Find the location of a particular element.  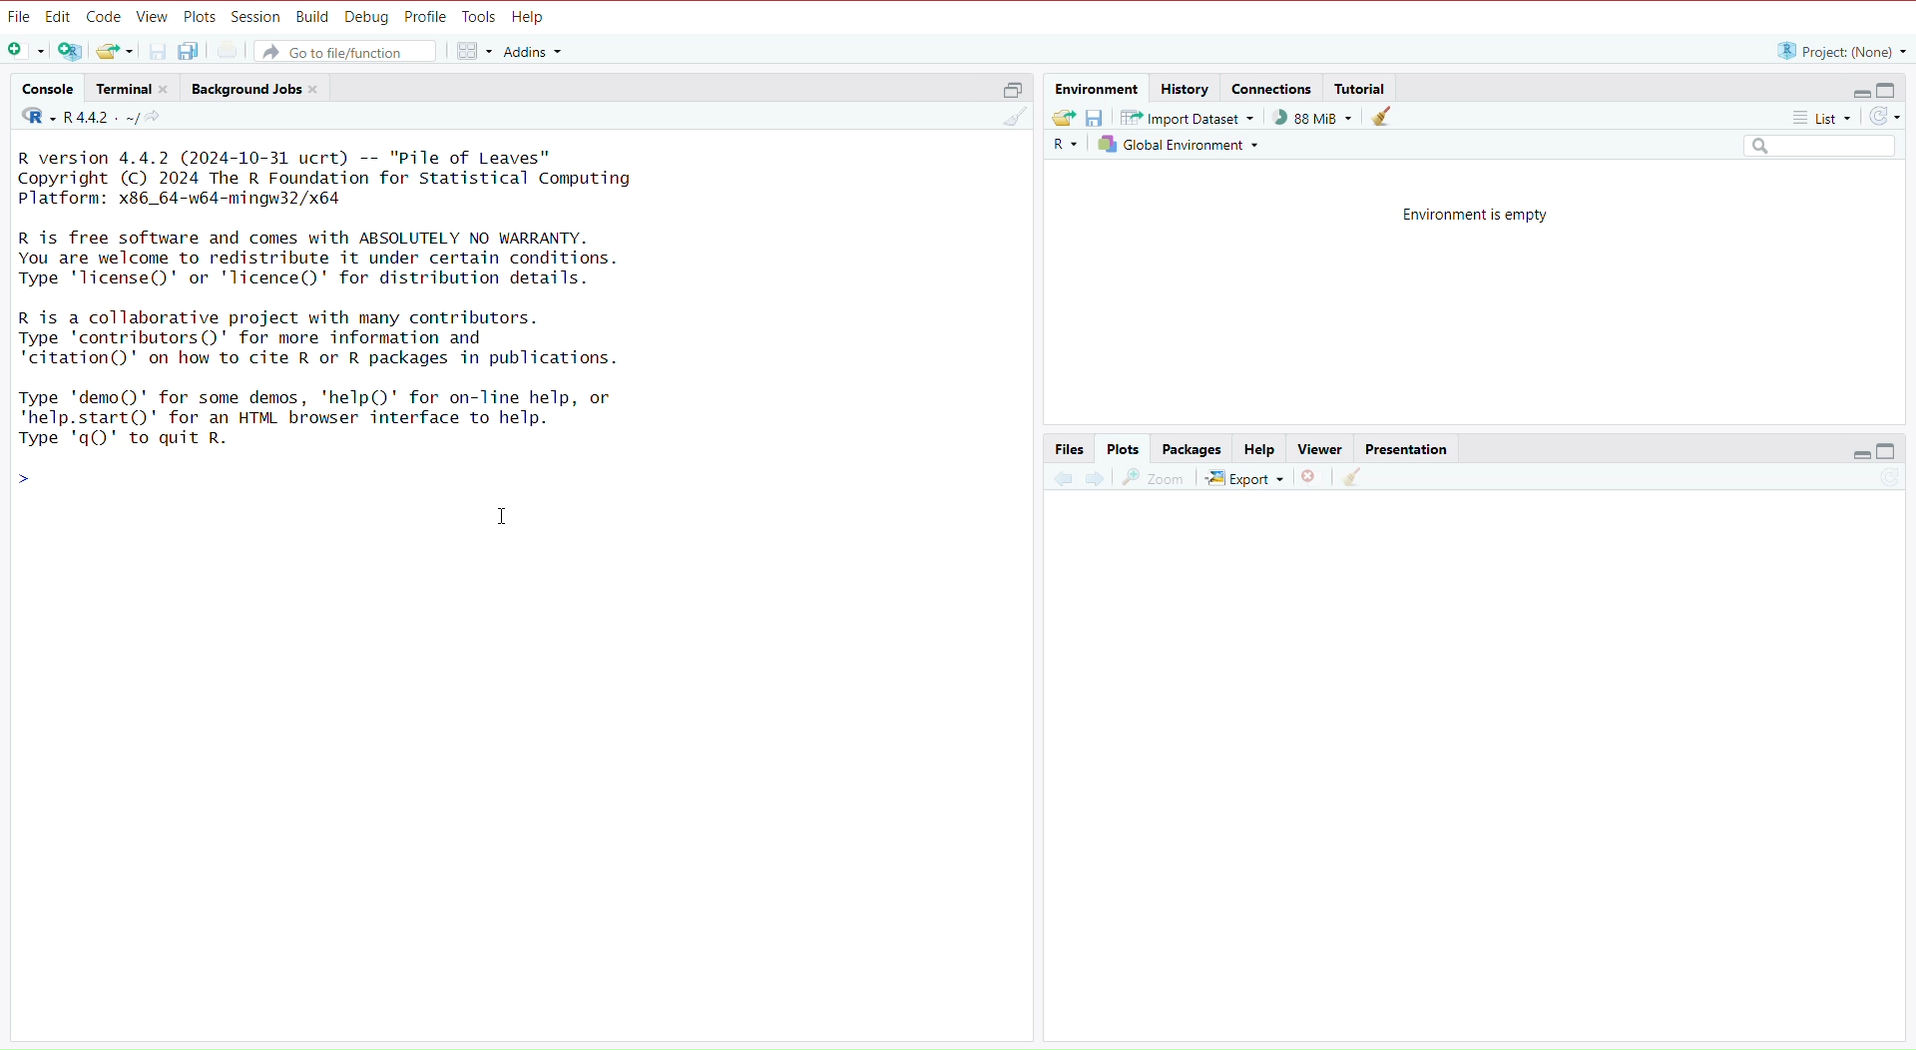

help is located at coordinates (532, 18).